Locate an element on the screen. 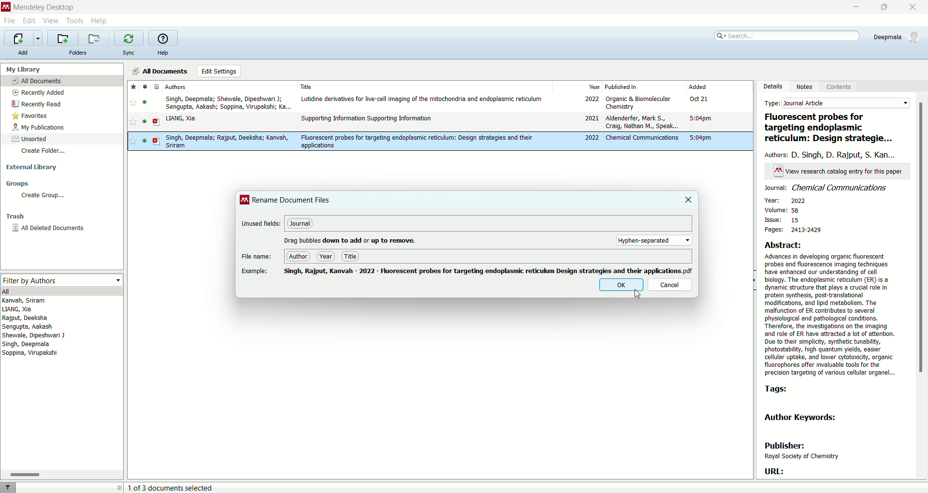 Image resolution: width=928 pixels, height=493 pixels. import is located at coordinates (23, 38).